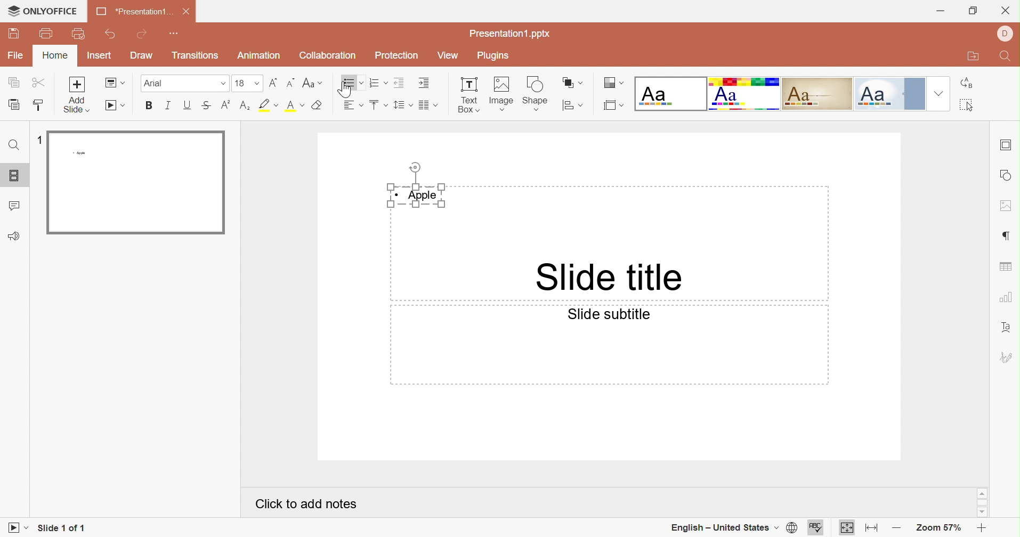 Image resolution: width=1020 pixels, height=537 pixels. Describe the element at coordinates (176, 34) in the screenshot. I see `Customize quick access toolbar` at that location.